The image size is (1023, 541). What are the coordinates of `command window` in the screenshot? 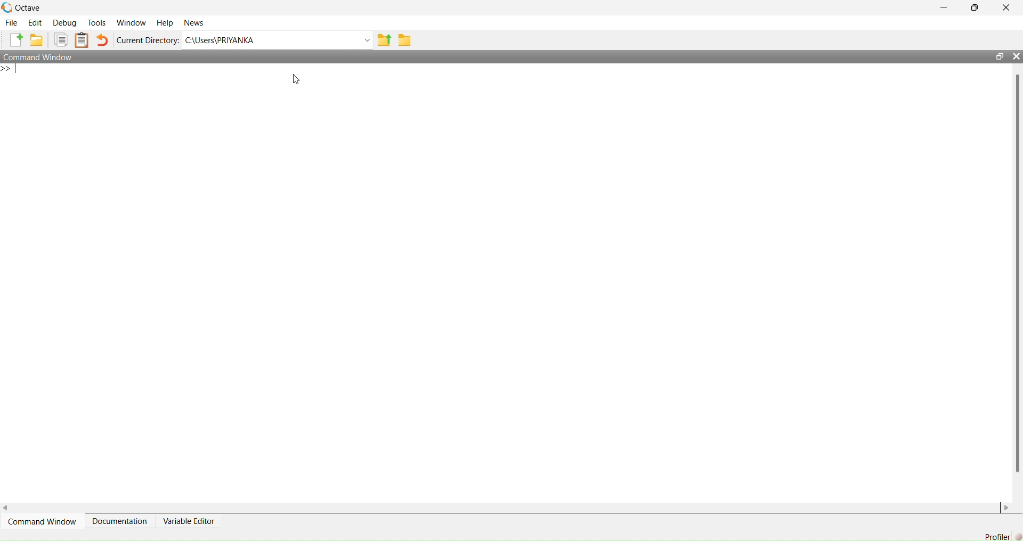 It's located at (44, 521).